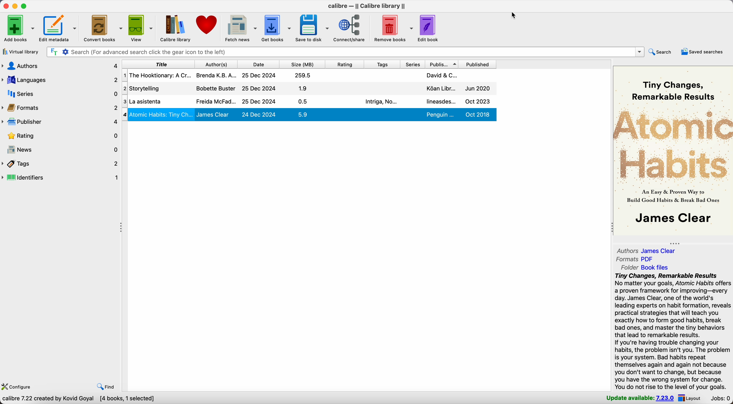  I want to click on calibre library, so click(176, 29).